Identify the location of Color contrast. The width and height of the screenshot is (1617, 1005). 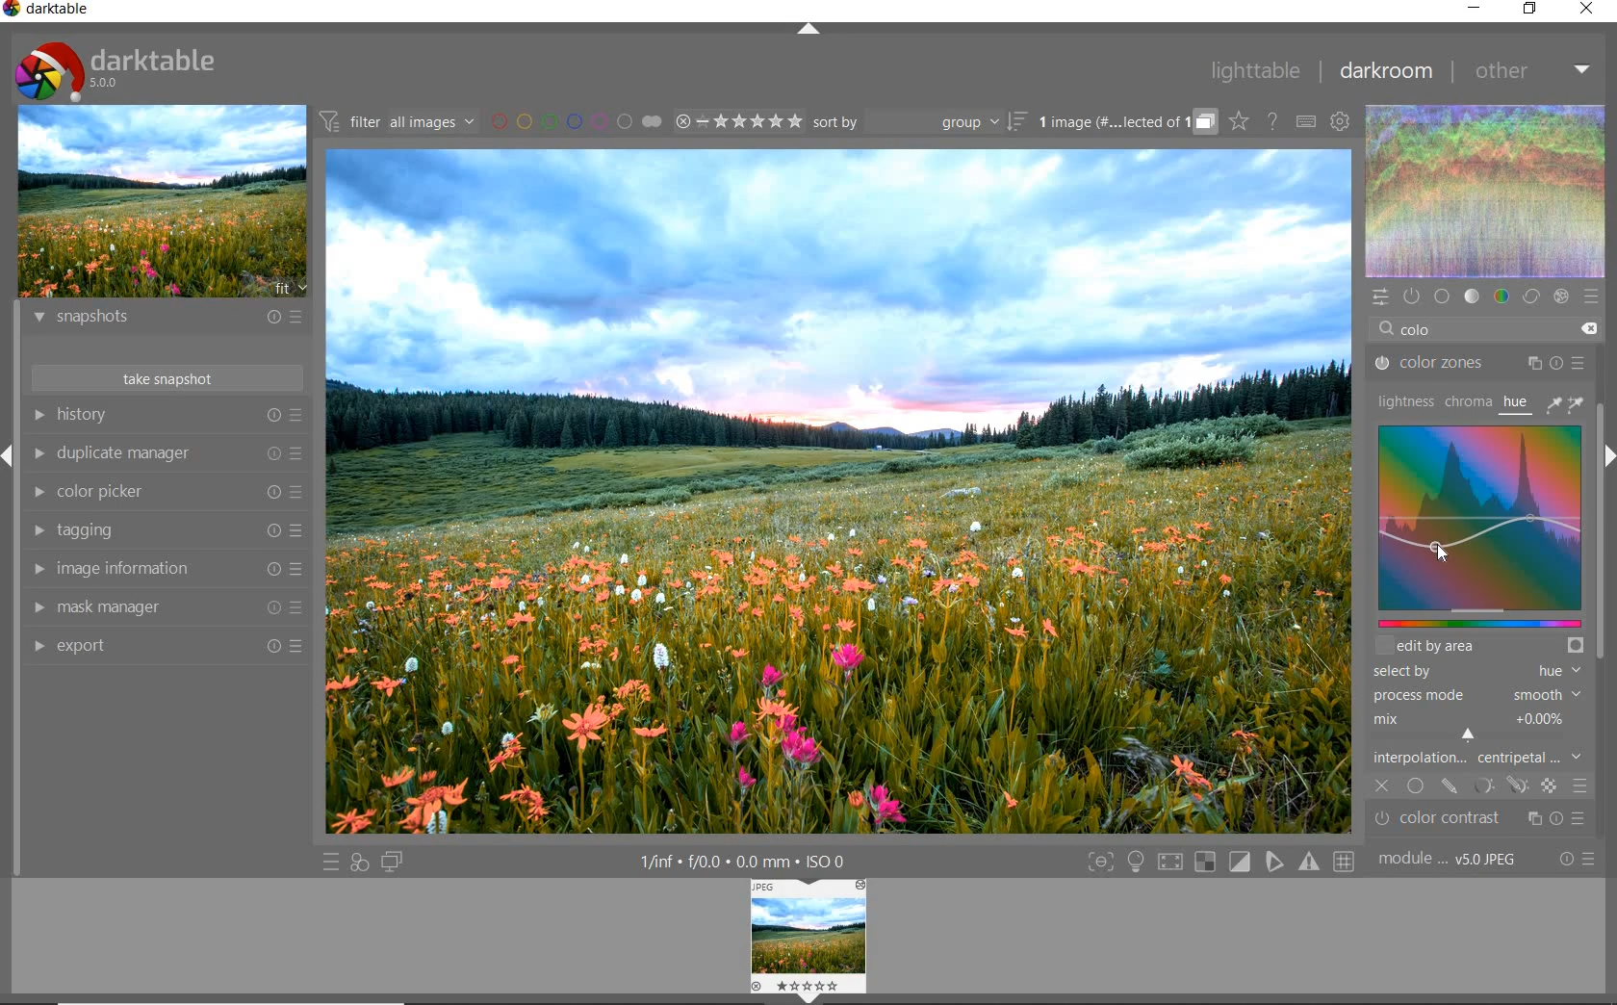
(1490, 819).